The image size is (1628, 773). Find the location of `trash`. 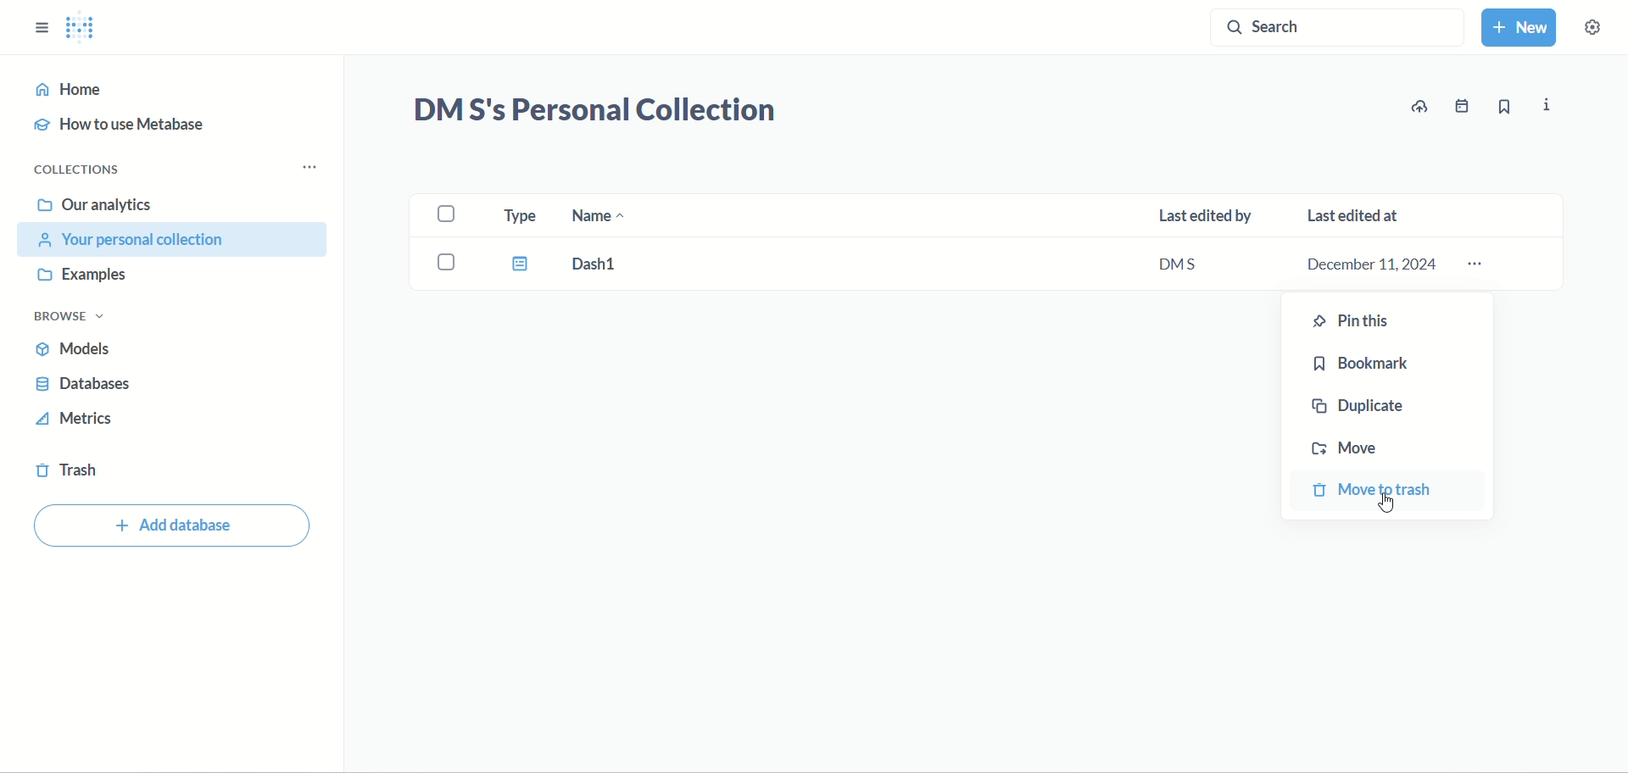

trash is located at coordinates (72, 474).